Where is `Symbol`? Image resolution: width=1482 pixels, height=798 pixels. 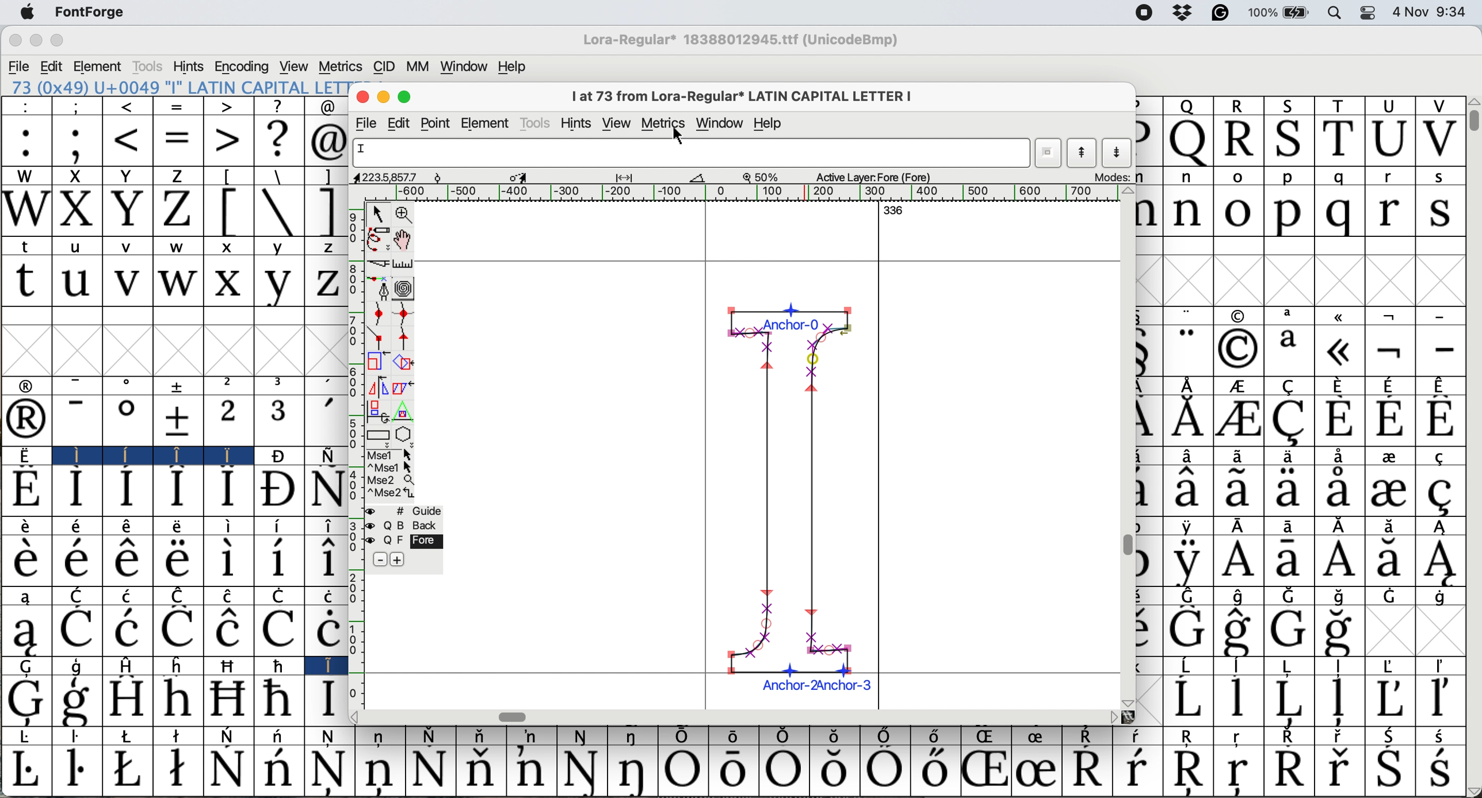 Symbol is located at coordinates (130, 595).